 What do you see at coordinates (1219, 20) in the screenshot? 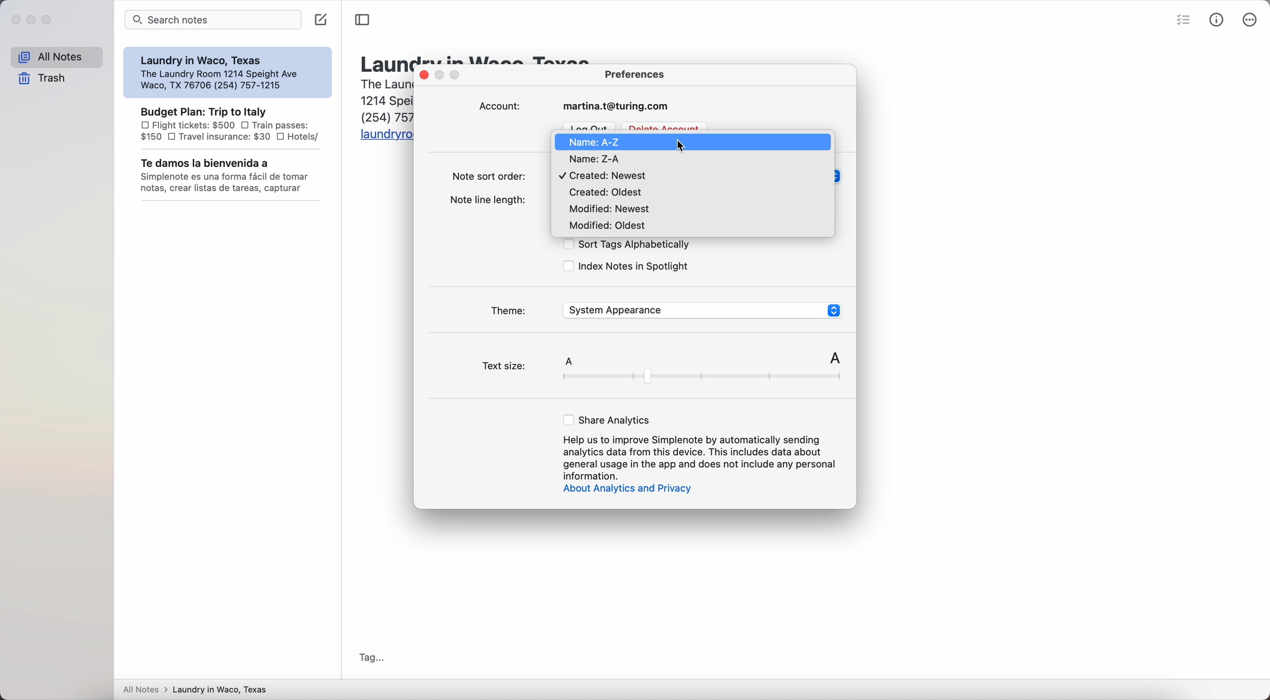
I see `metrics` at bounding box center [1219, 20].